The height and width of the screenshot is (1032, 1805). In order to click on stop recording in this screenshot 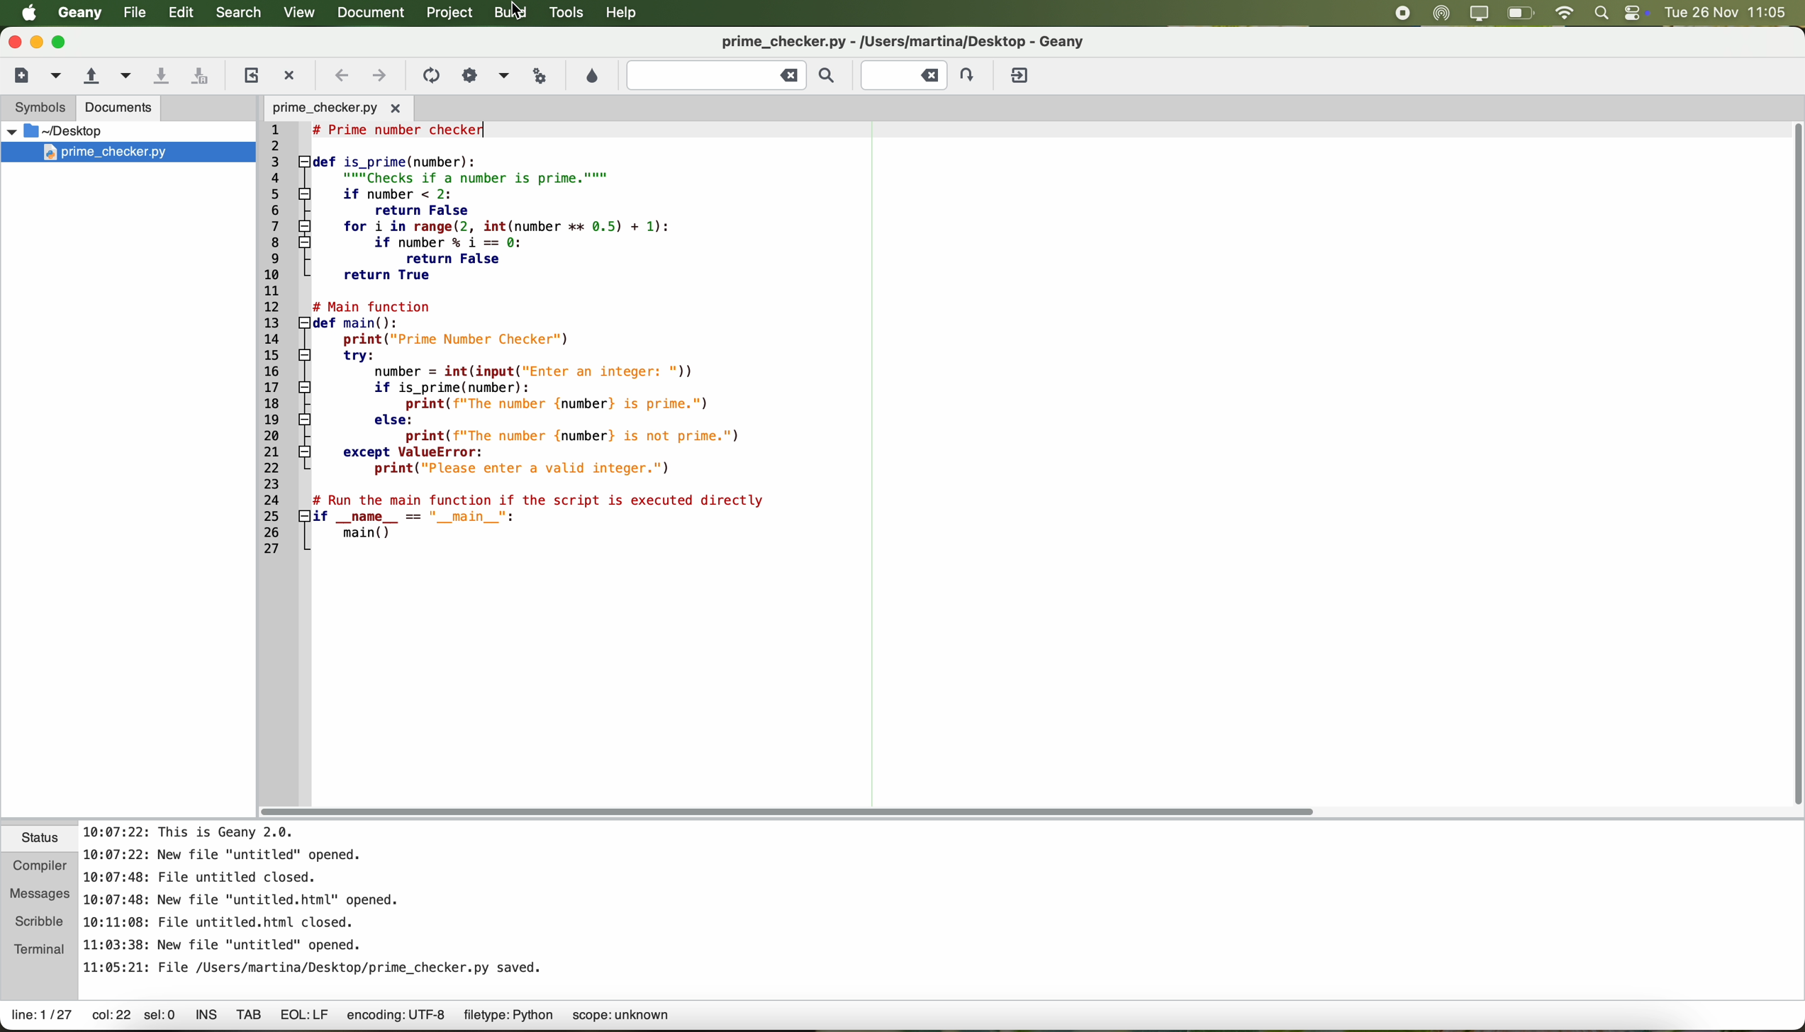, I will do `click(1402, 13)`.